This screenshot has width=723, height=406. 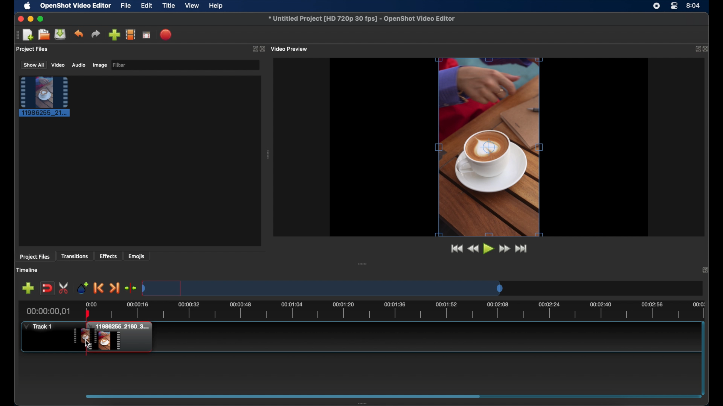 I want to click on cursor, so click(x=89, y=343).